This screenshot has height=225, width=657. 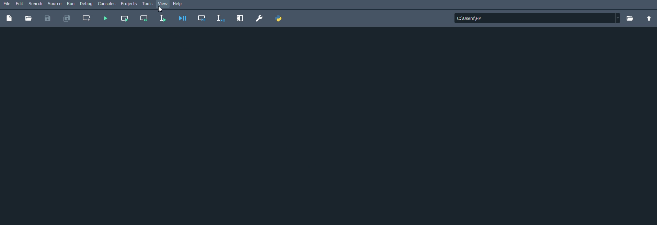 What do you see at coordinates (147, 4) in the screenshot?
I see `Tools` at bounding box center [147, 4].